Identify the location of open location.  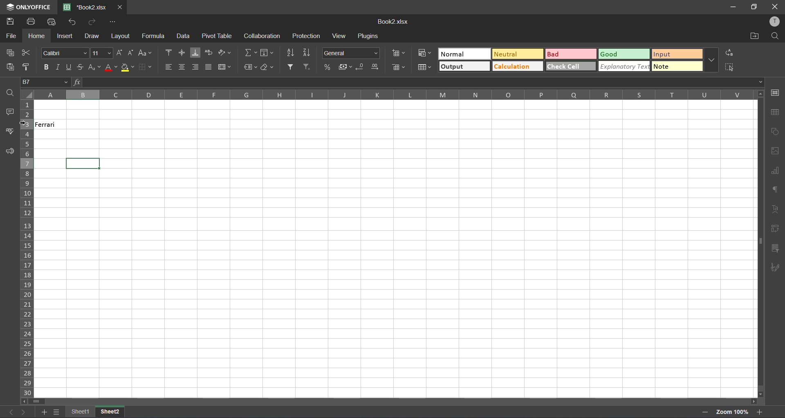
(754, 36).